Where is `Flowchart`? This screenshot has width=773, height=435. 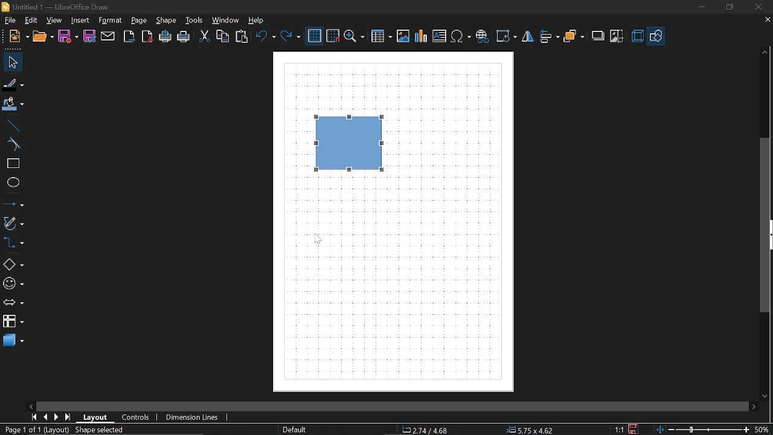
Flowchart is located at coordinates (13, 321).